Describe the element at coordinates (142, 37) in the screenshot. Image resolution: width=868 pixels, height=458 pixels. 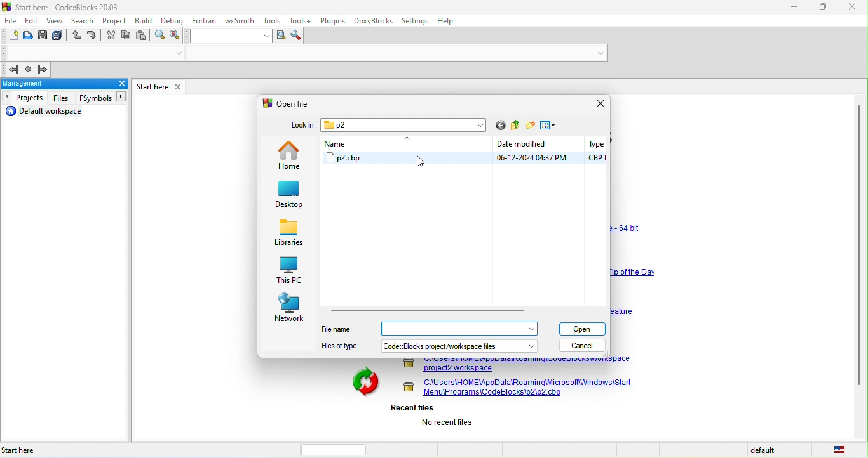
I see `paste` at that location.